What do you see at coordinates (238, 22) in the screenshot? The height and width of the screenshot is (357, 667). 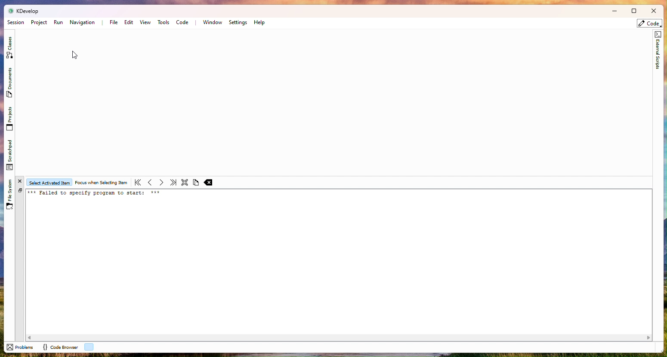 I see `Settings` at bounding box center [238, 22].